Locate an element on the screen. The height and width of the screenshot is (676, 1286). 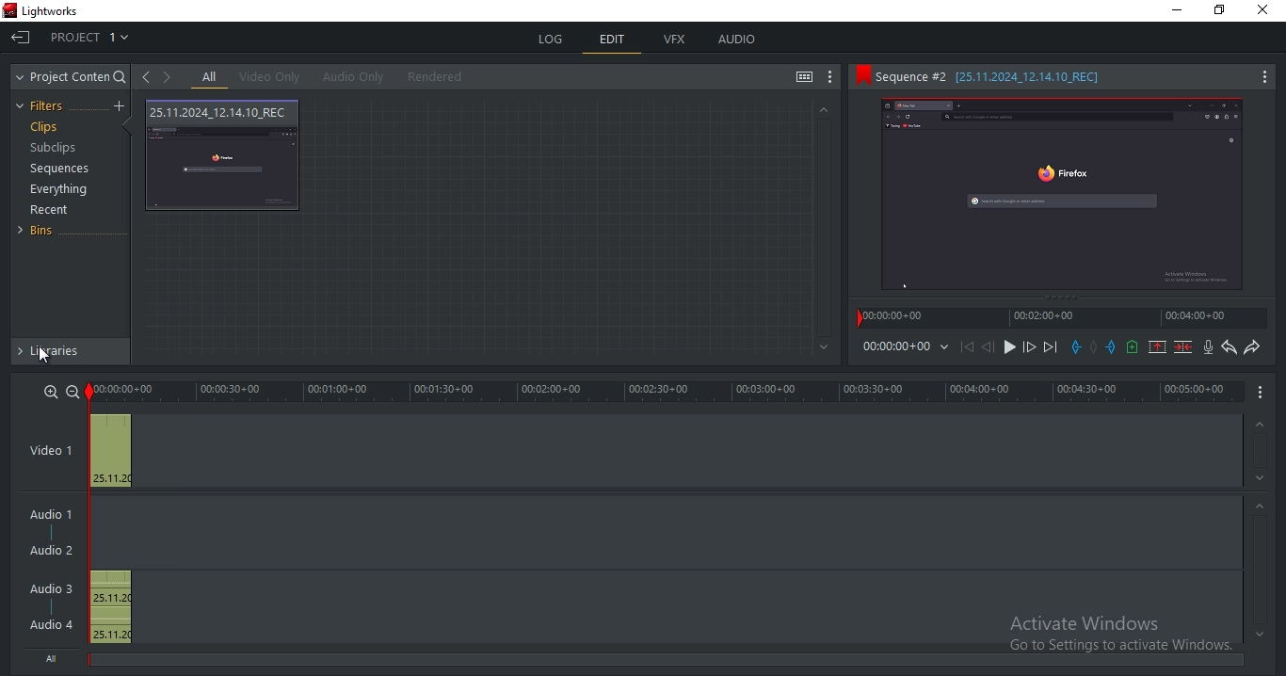
nudge one frame forward is located at coordinates (1028, 347).